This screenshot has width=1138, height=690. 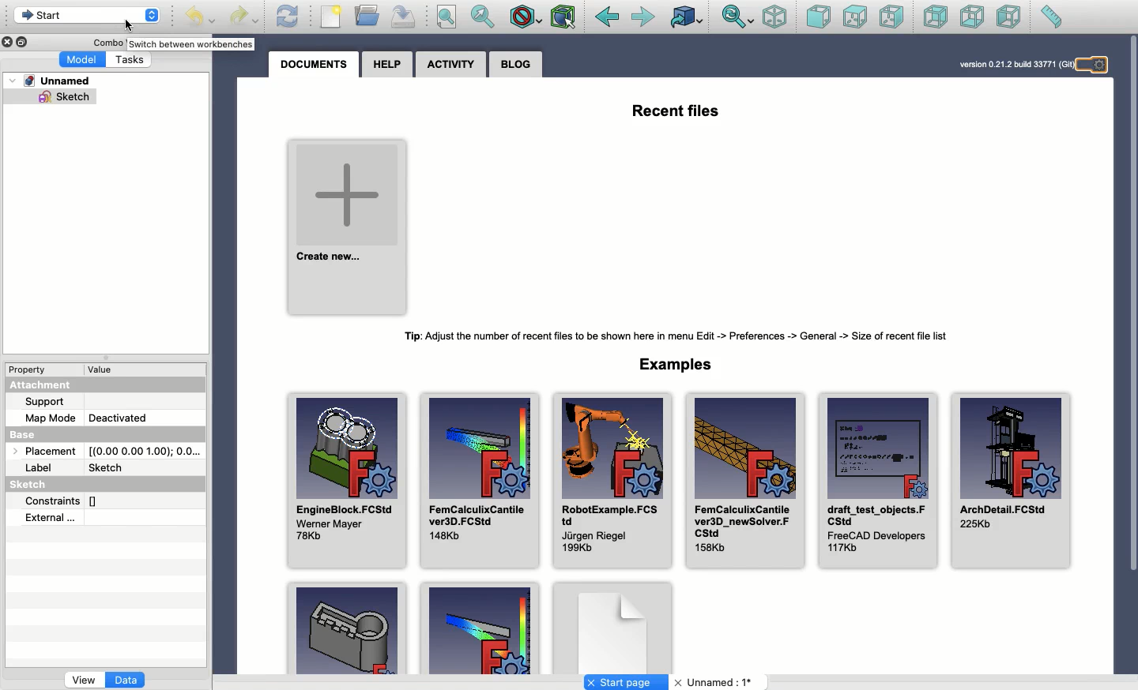 What do you see at coordinates (47, 418) in the screenshot?
I see `Map mode` at bounding box center [47, 418].